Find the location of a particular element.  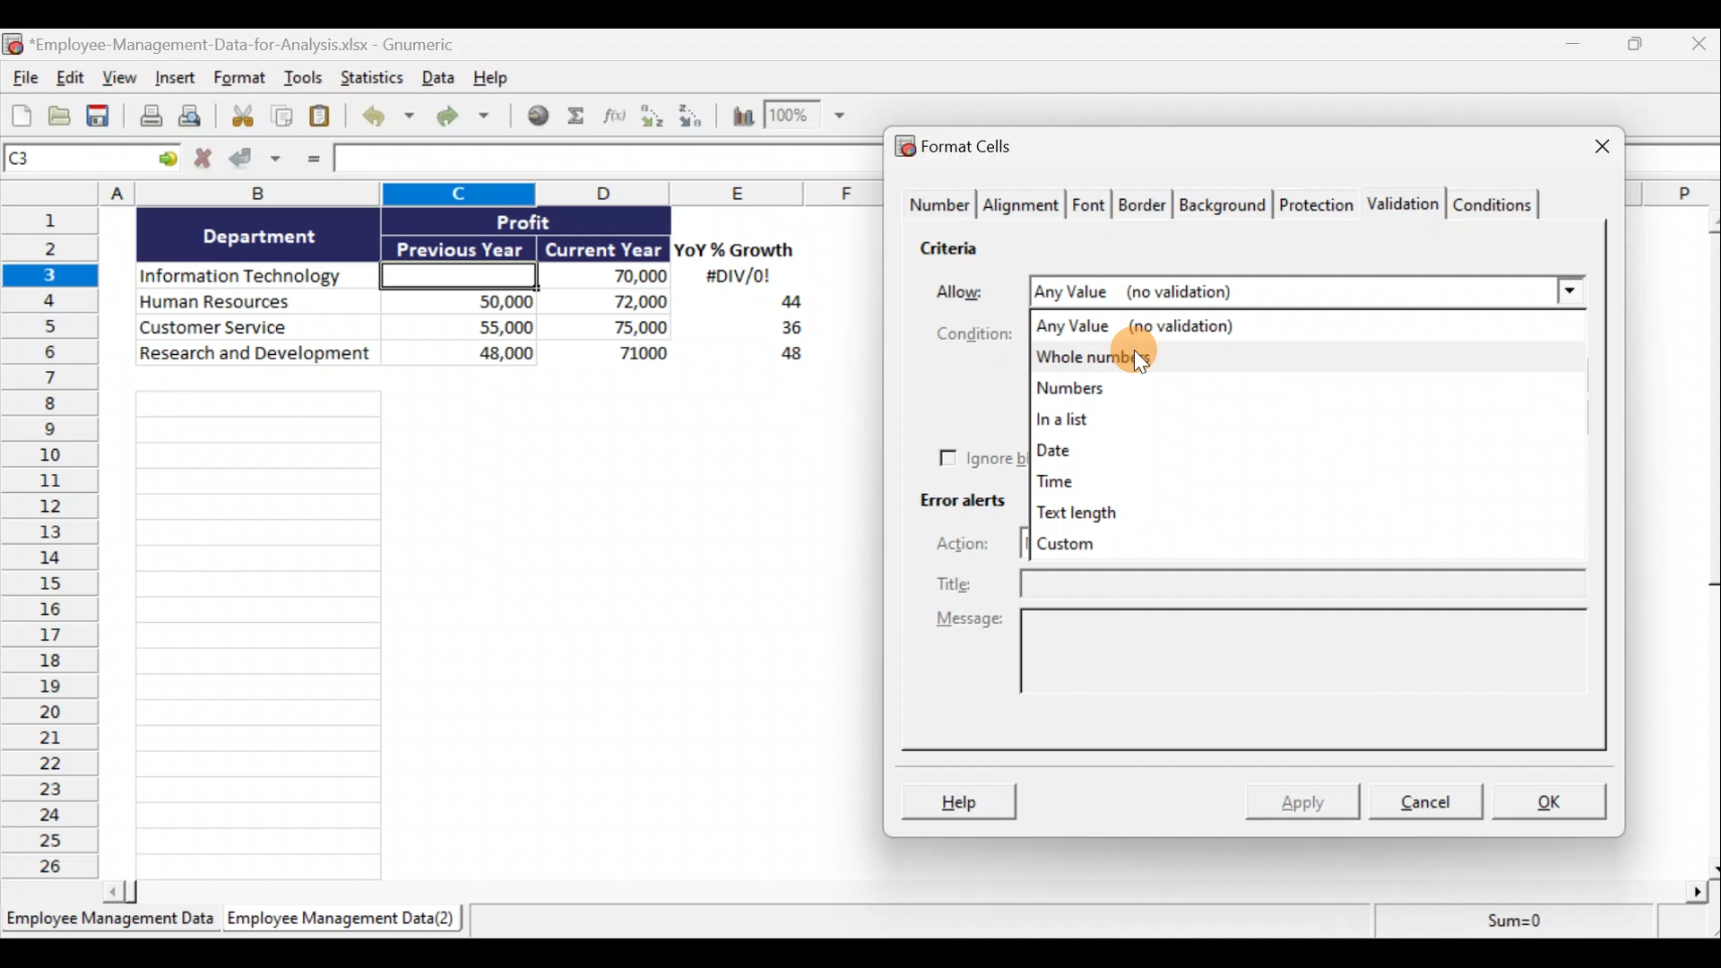

Allow drop down is located at coordinates (1566, 286).